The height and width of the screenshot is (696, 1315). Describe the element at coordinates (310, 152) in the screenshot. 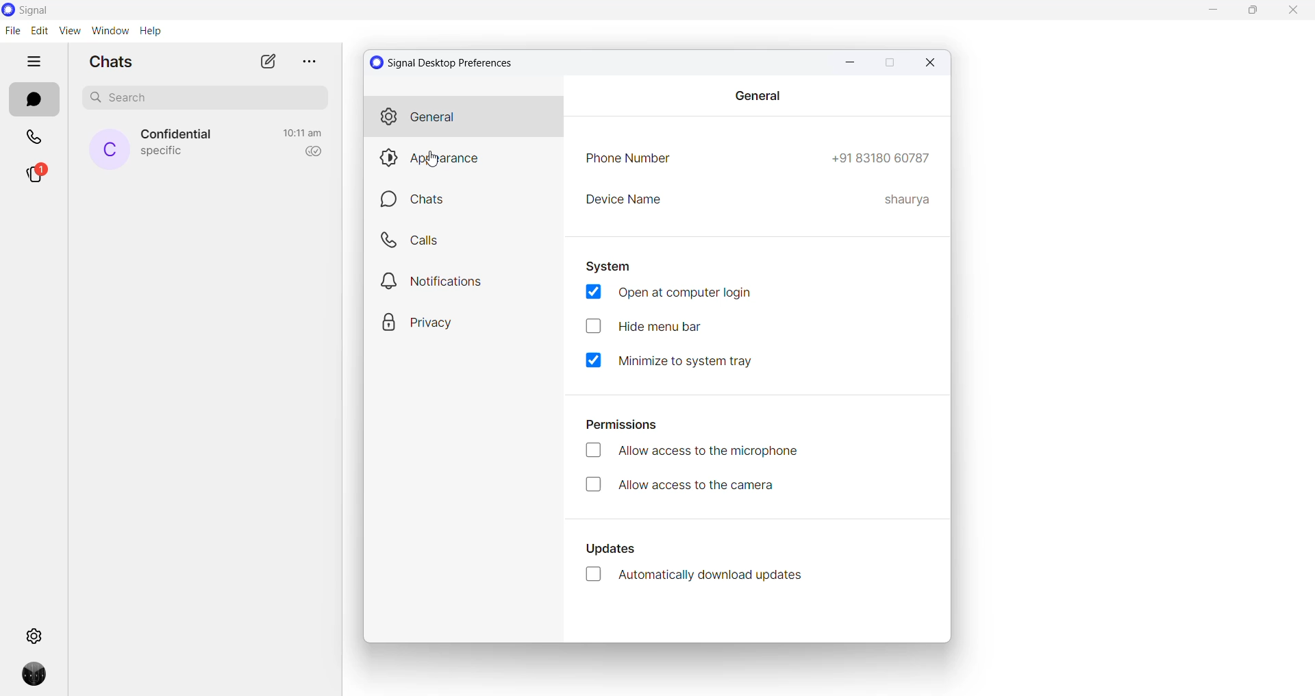

I see `read recipient` at that location.